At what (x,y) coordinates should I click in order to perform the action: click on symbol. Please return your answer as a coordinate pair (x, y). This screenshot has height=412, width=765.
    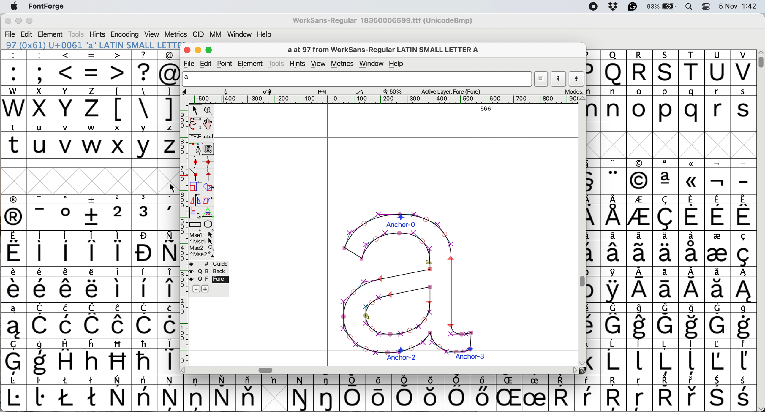
    Looking at the image, I should click on (39, 249).